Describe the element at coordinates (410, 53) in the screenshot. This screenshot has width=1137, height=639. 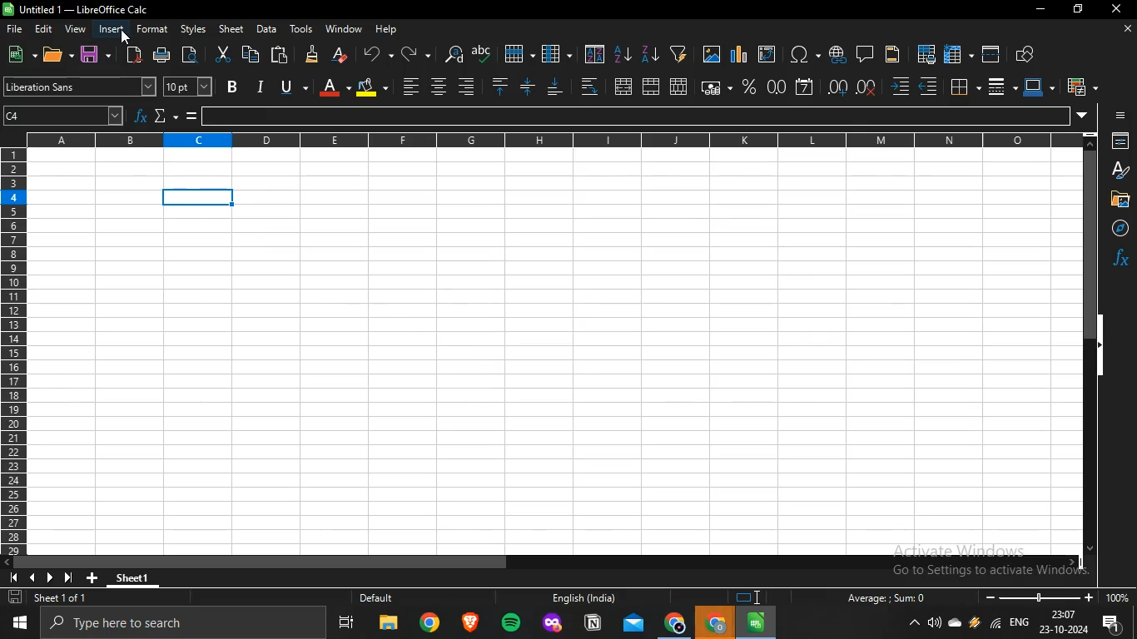
I see `redo` at that location.